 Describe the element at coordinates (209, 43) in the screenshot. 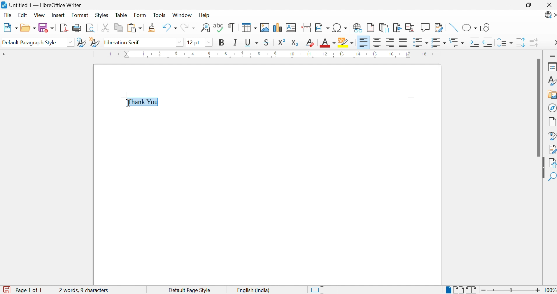

I see `Drop Down` at that location.